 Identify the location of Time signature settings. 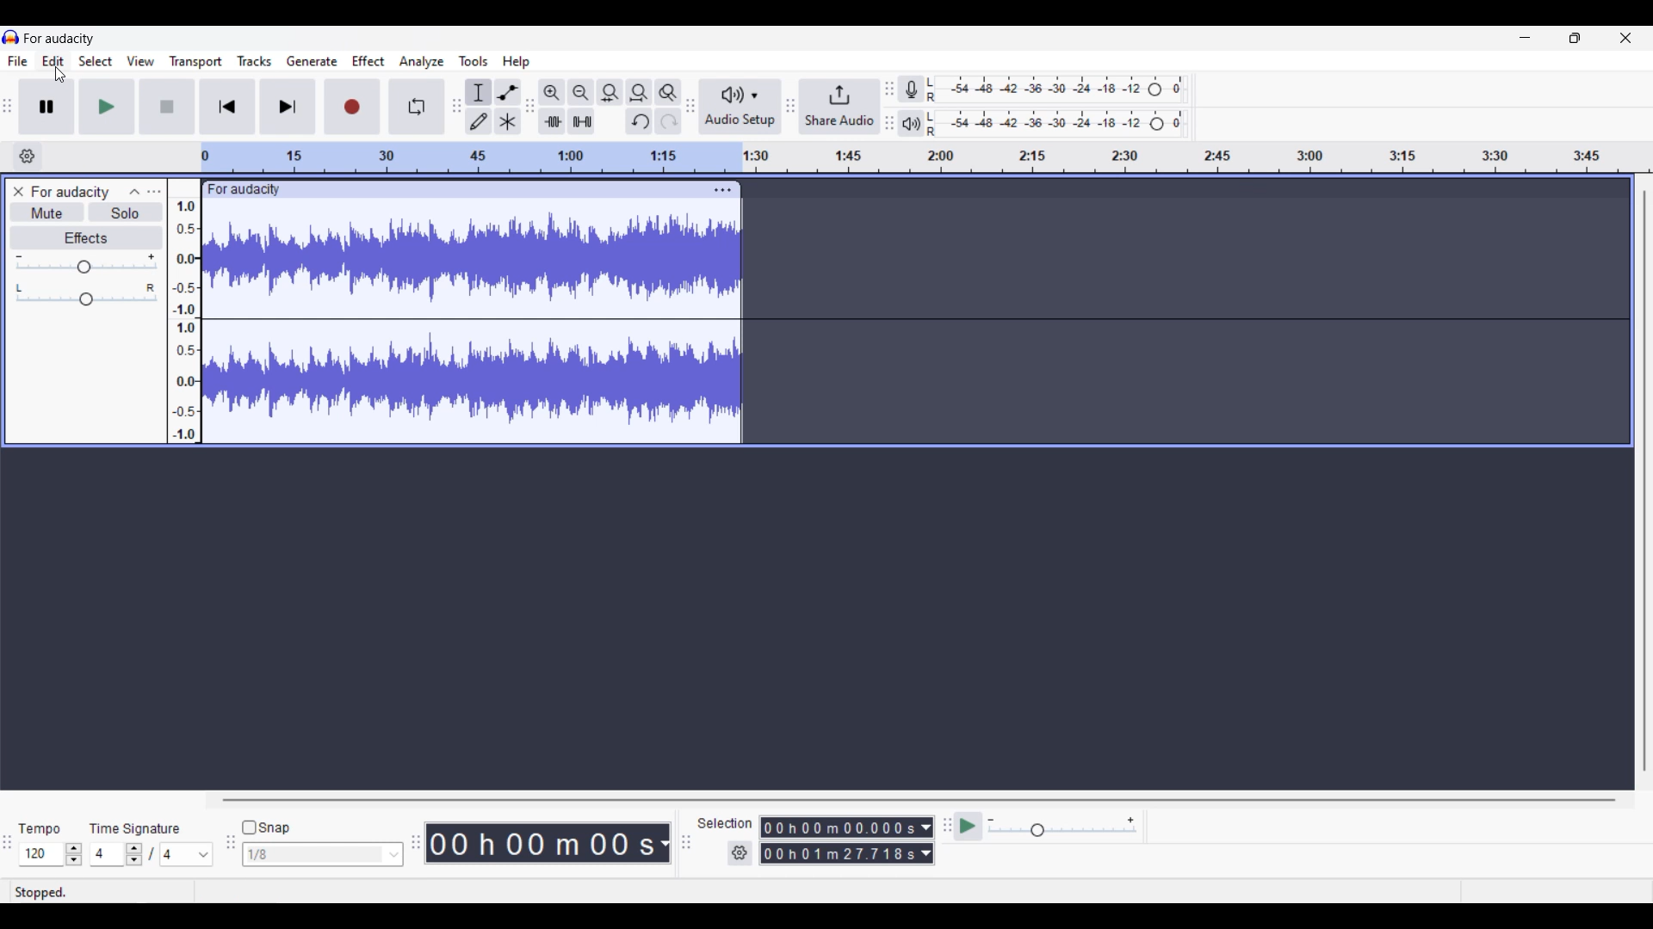
(152, 854).